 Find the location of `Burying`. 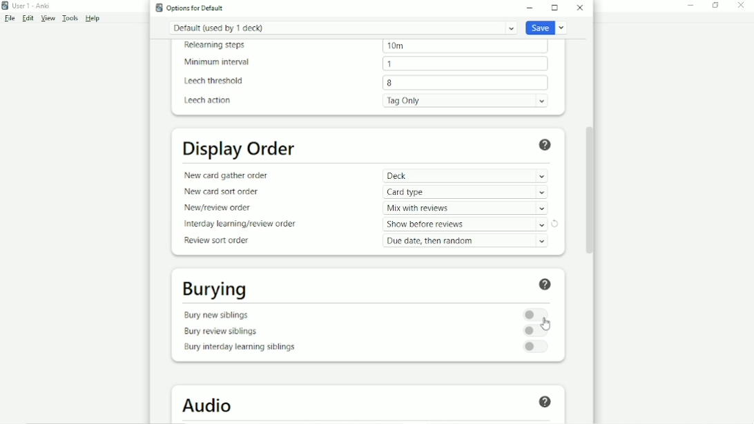

Burying is located at coordinates (216, 291).